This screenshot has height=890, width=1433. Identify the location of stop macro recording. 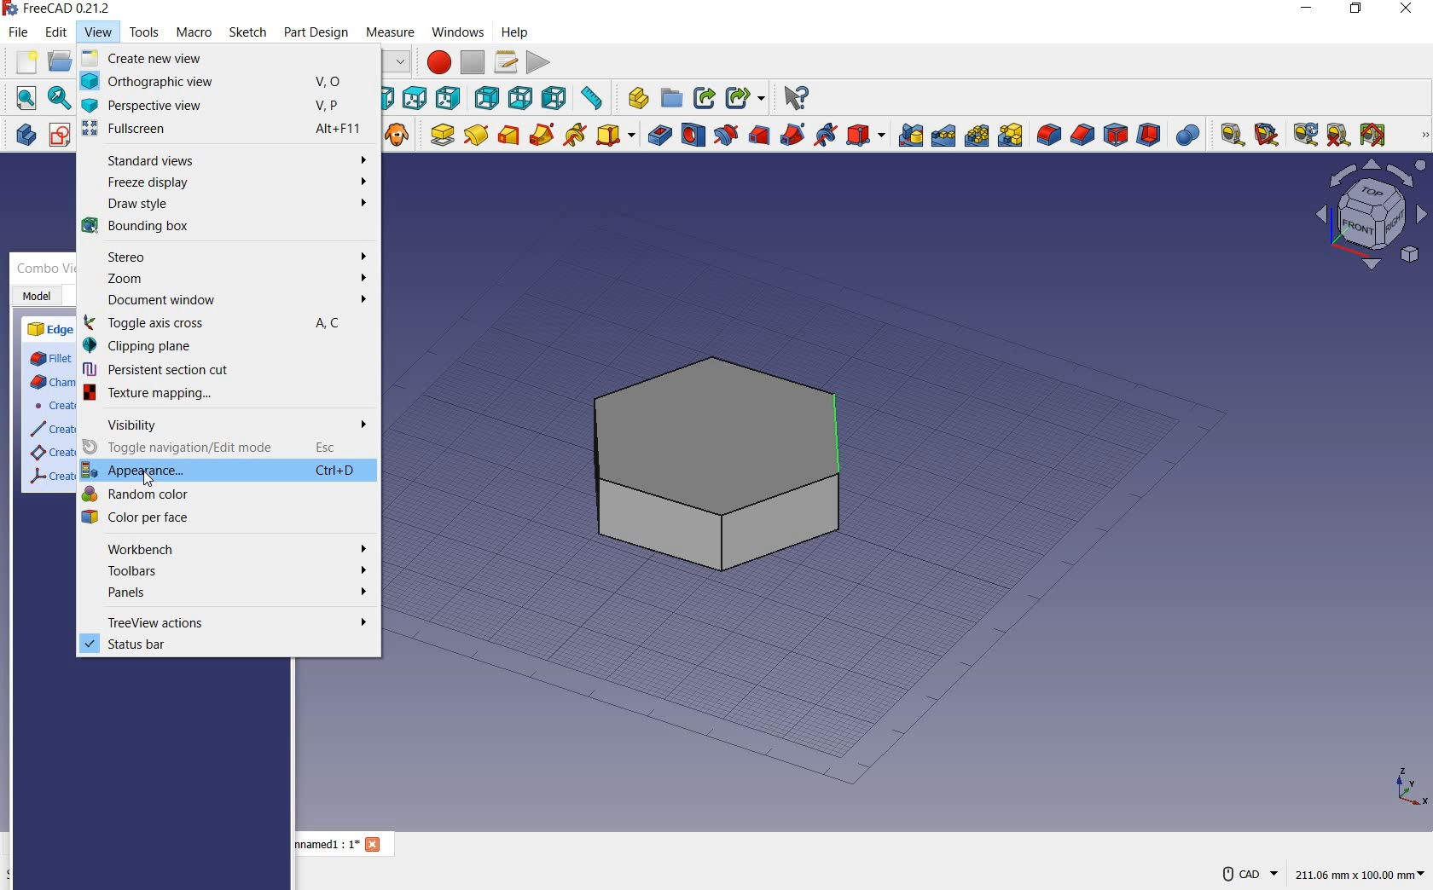
(473, 62).